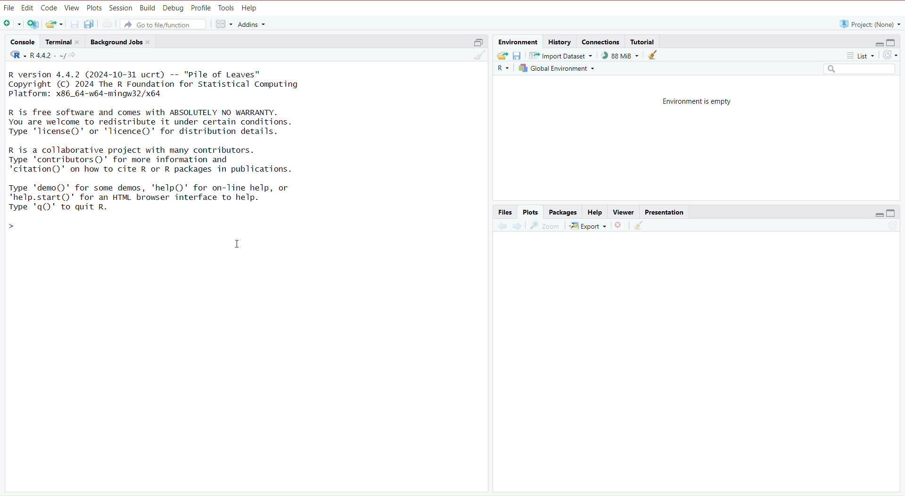 Image resolution: width=905 pixels, height=496 pixels. I want to click on zoom, so click(545, 227).